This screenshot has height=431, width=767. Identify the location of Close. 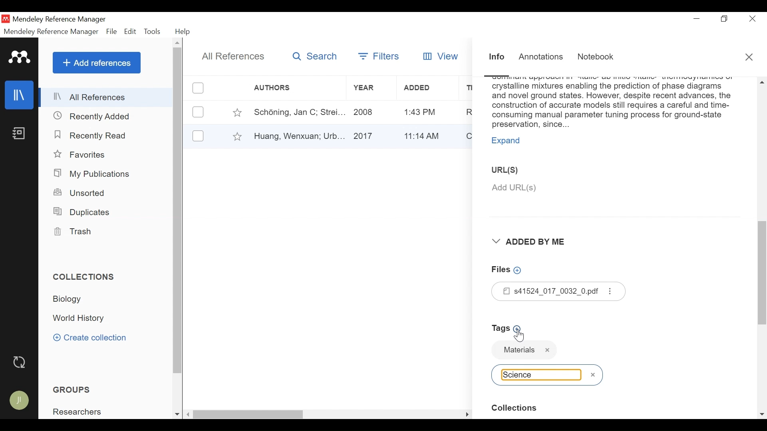
(750, 57).